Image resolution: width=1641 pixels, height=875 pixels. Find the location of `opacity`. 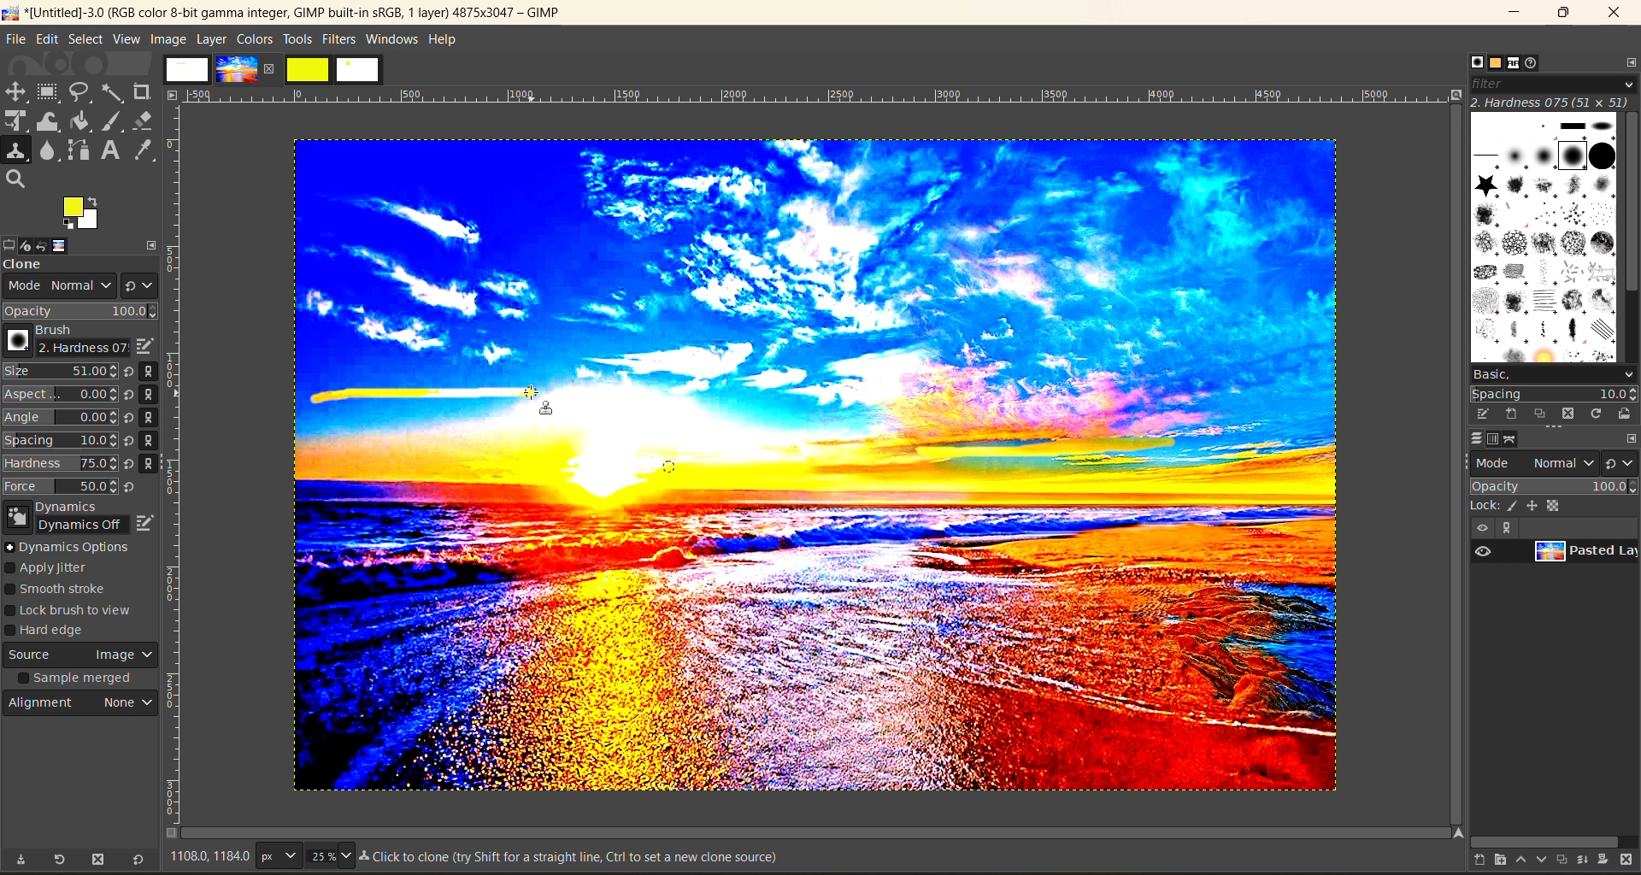

opacity is located at coordinates (81, 311).